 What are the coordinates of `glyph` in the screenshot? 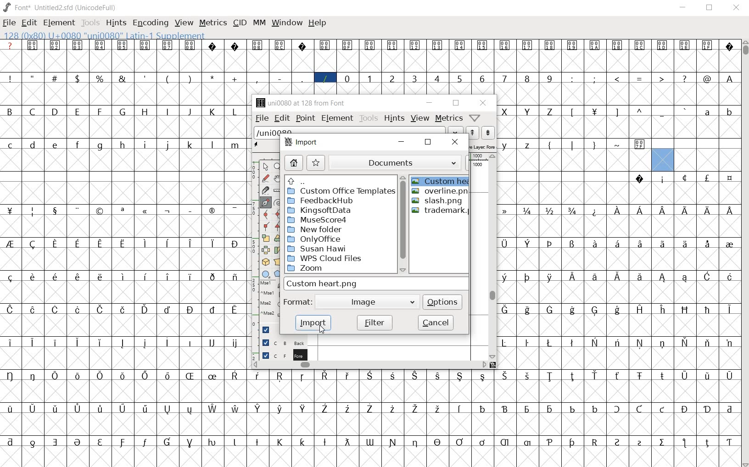 It's located at (729, 410).